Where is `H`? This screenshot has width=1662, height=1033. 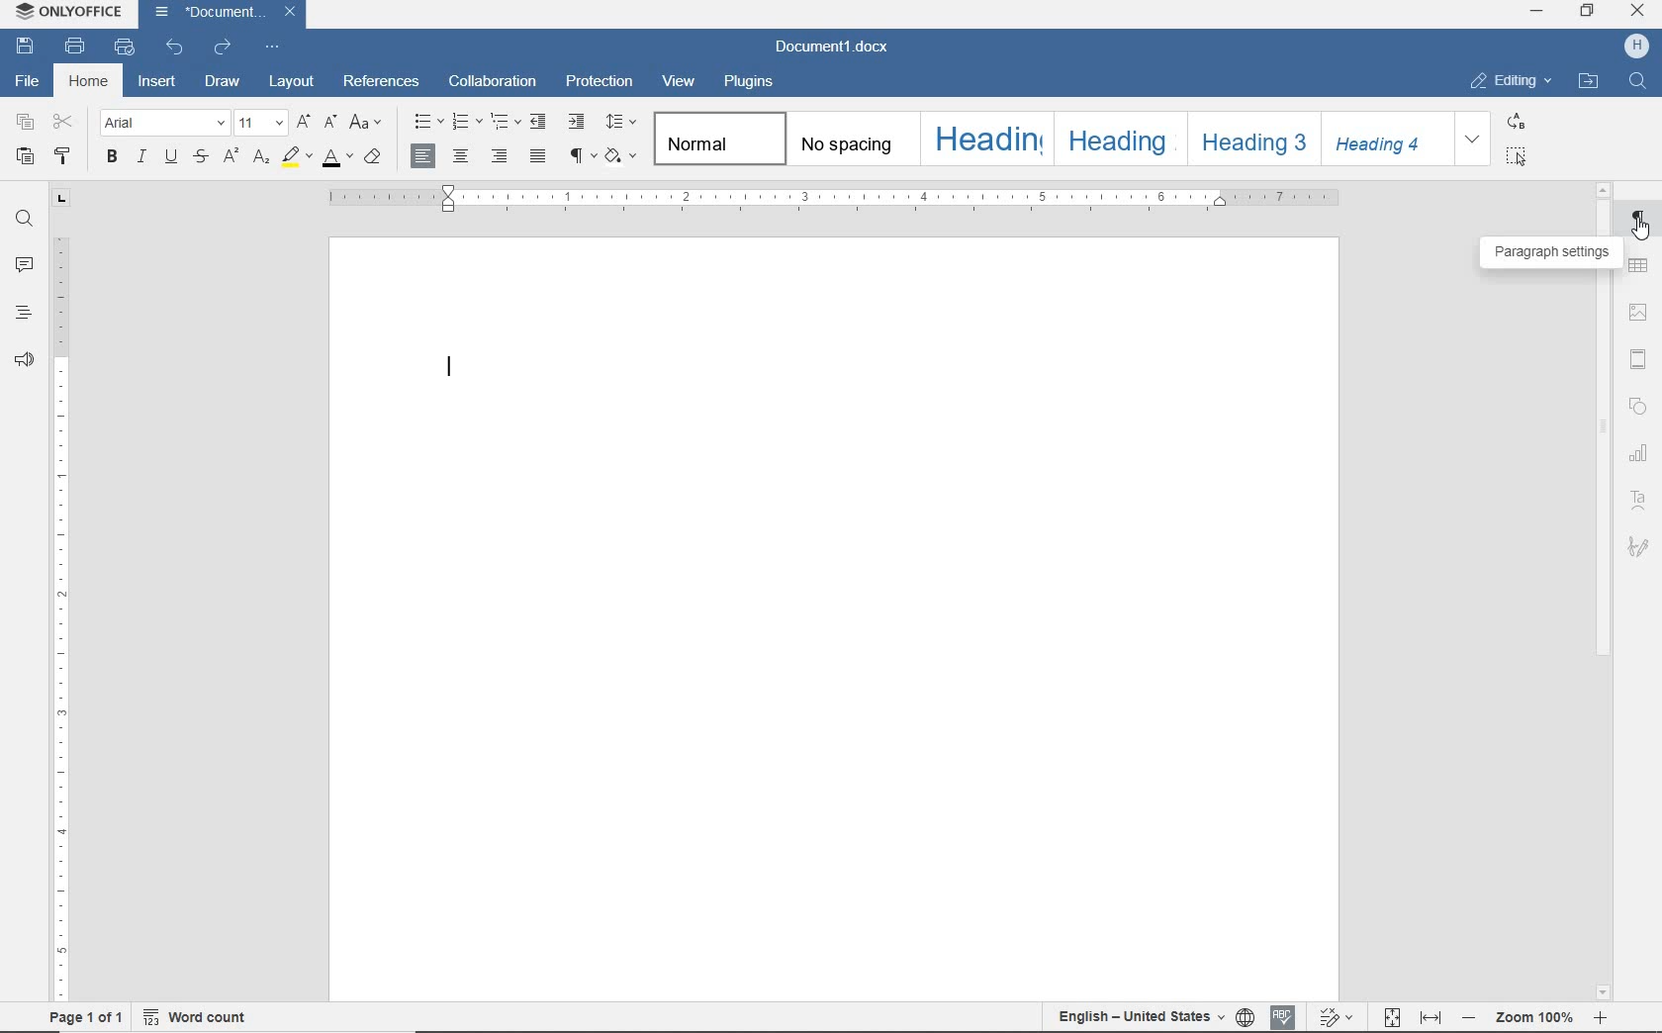 H is located at coordinates (1639, 47).